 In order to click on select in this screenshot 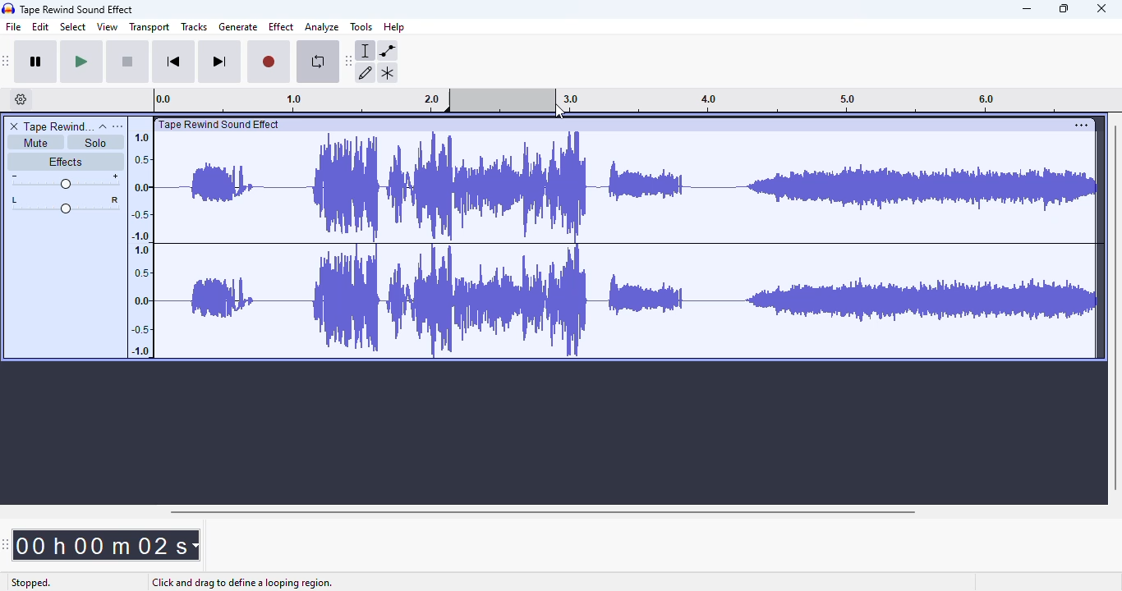, I will do `click(73, 27)`.